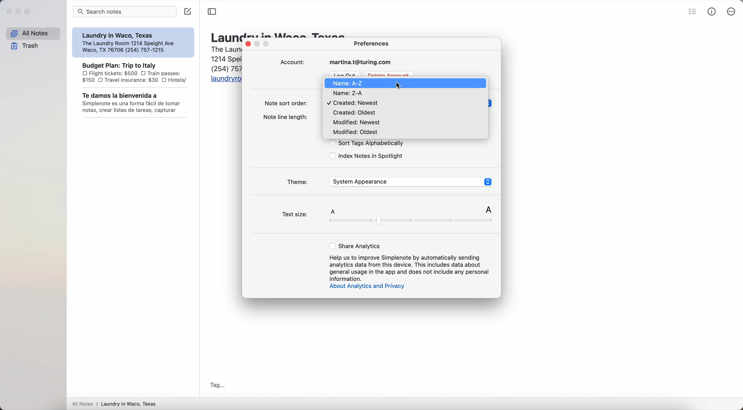 Image resolution: width=743 pixels, height=410 pixels. What do you see at coordinates (132, 42) in the screenshot?
I see `Laundry in Waco, Texas note` at bounding box center [132, 42].